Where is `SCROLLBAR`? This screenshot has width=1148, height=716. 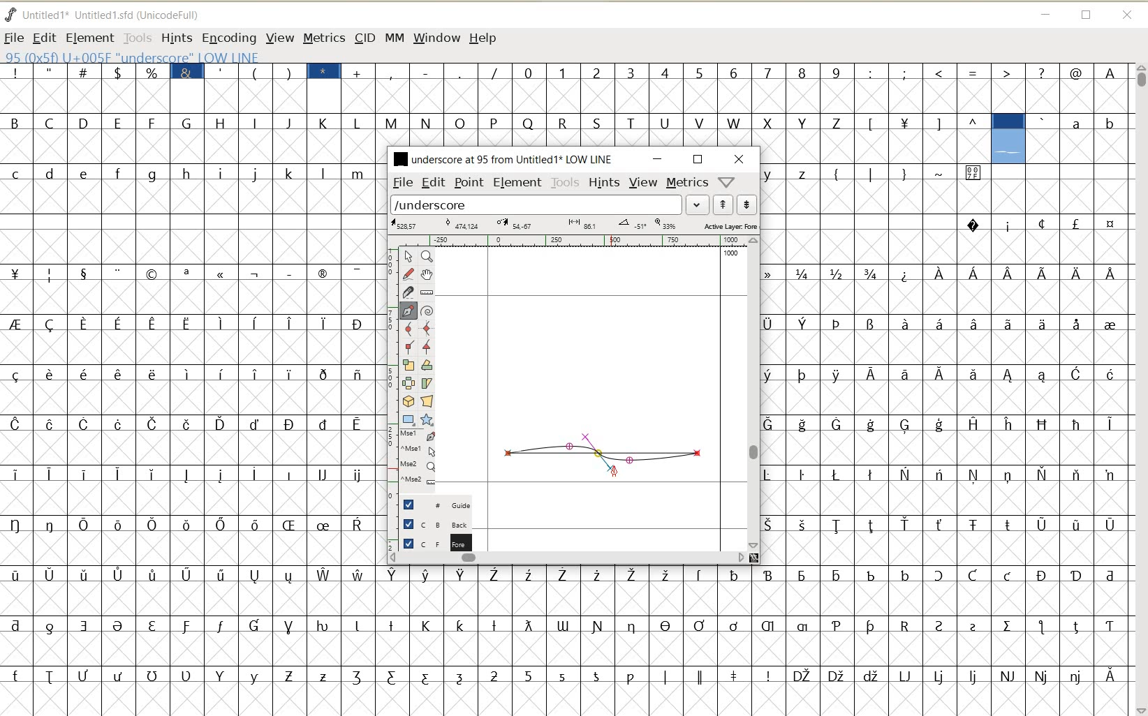 SCROLLBAR is located at coordinates (754, 394).